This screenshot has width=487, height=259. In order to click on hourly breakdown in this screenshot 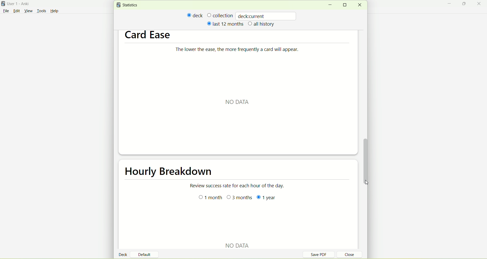, I will do `click(166, 173)`.